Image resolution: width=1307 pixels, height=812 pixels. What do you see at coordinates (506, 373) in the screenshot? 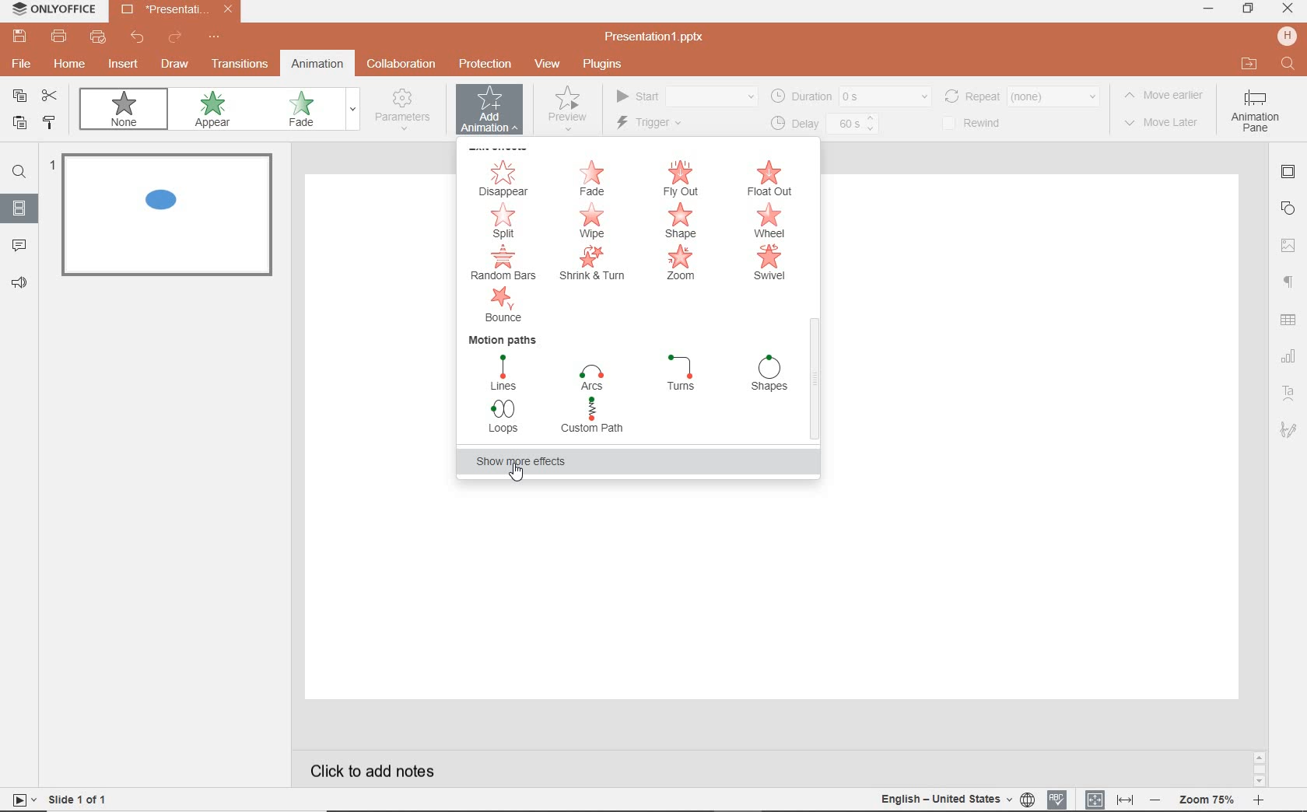
I see `LINES` at bounding box center [506, 373].